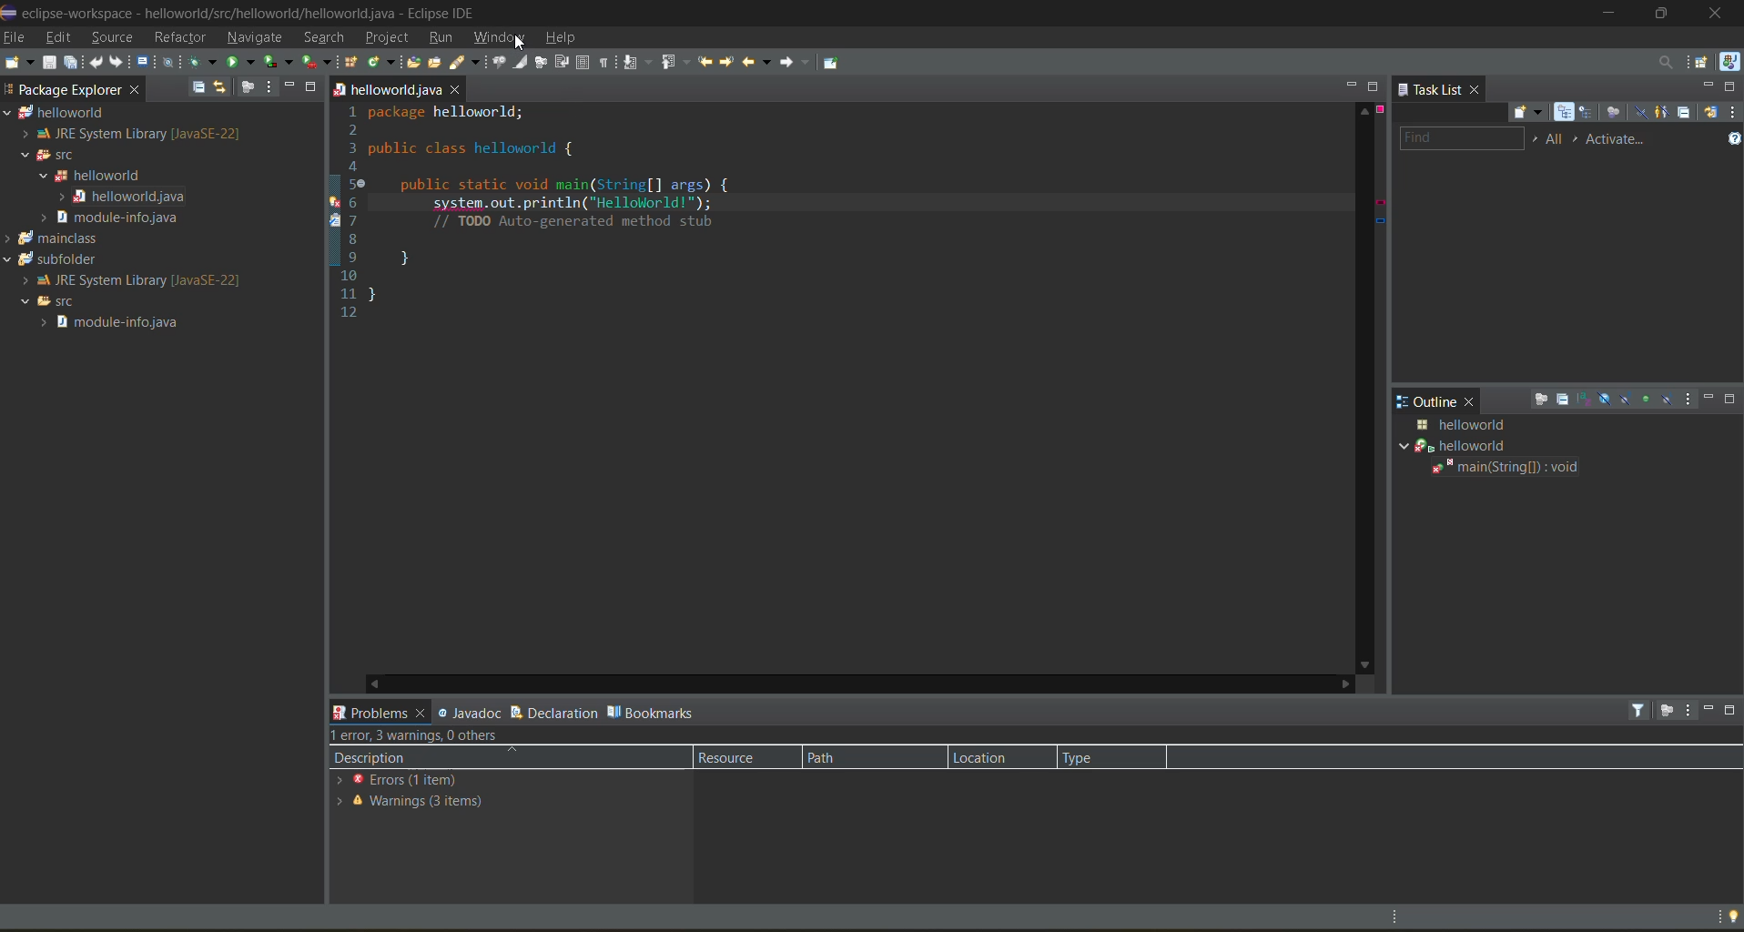 The height and width of the screenshot is (932, 1744). I want to click on errors (1 items), so click(425, 784).